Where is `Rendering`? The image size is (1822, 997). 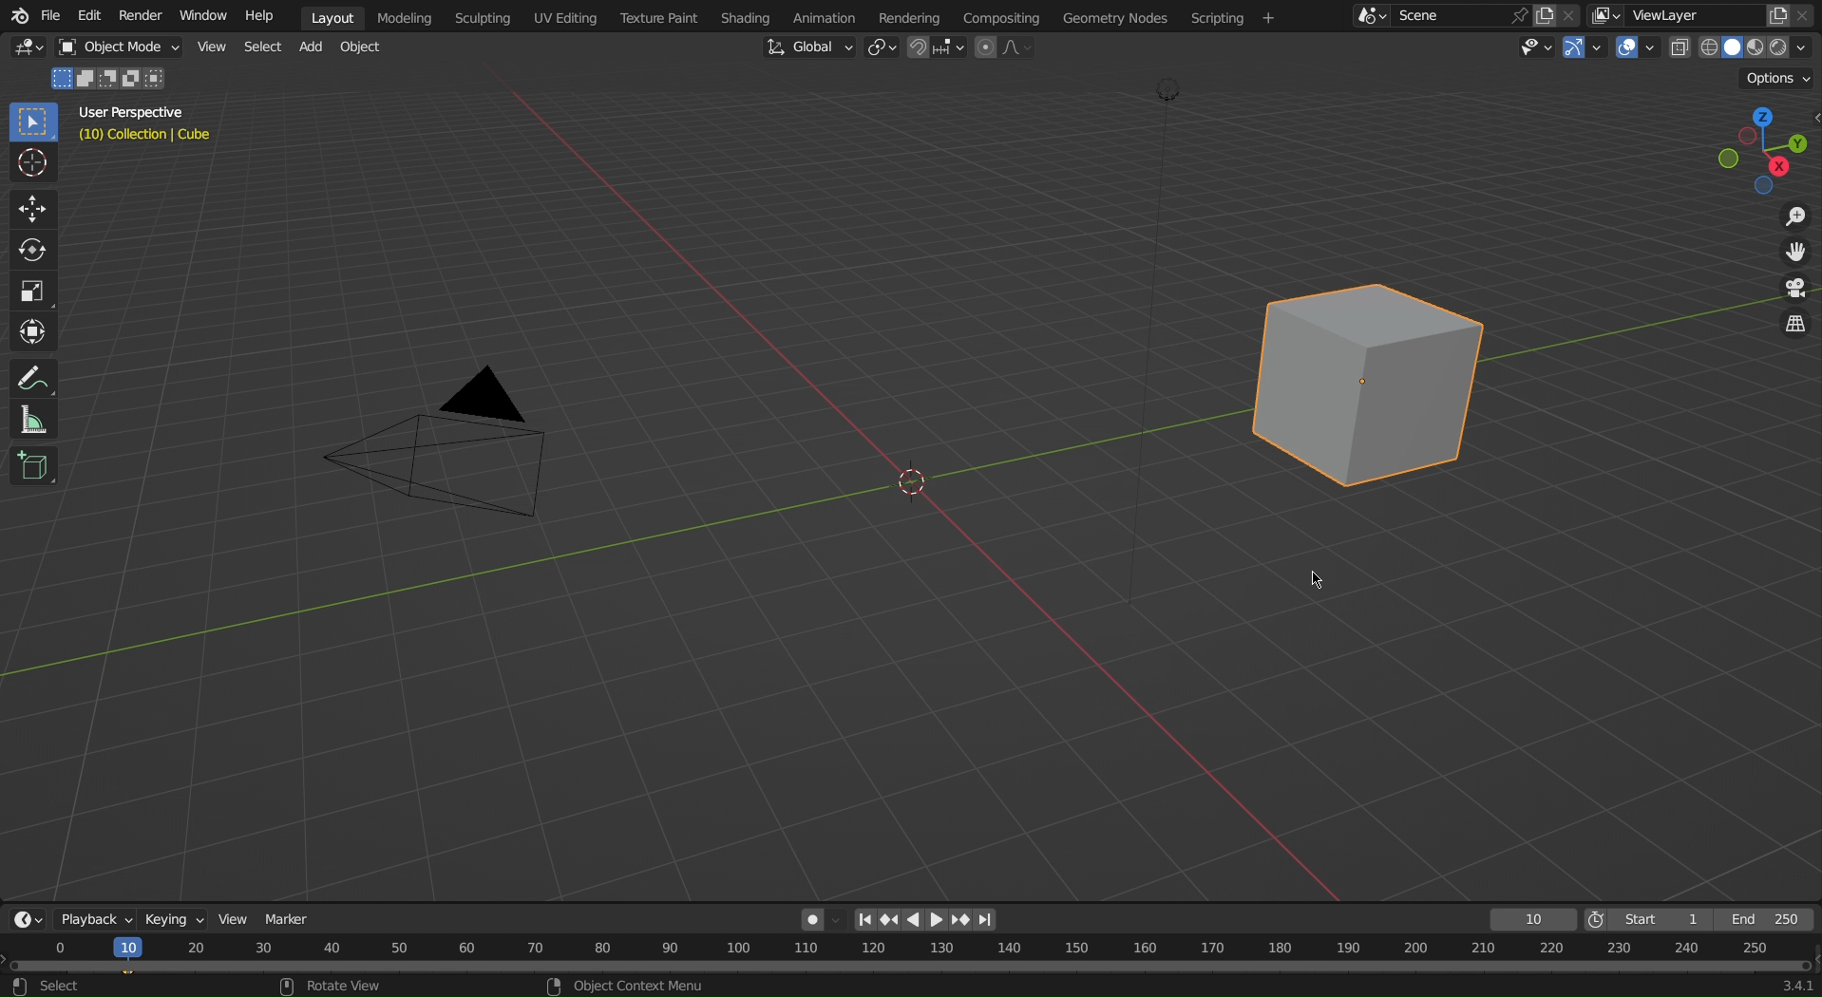 Rendering is located at coordinates (916, 17).